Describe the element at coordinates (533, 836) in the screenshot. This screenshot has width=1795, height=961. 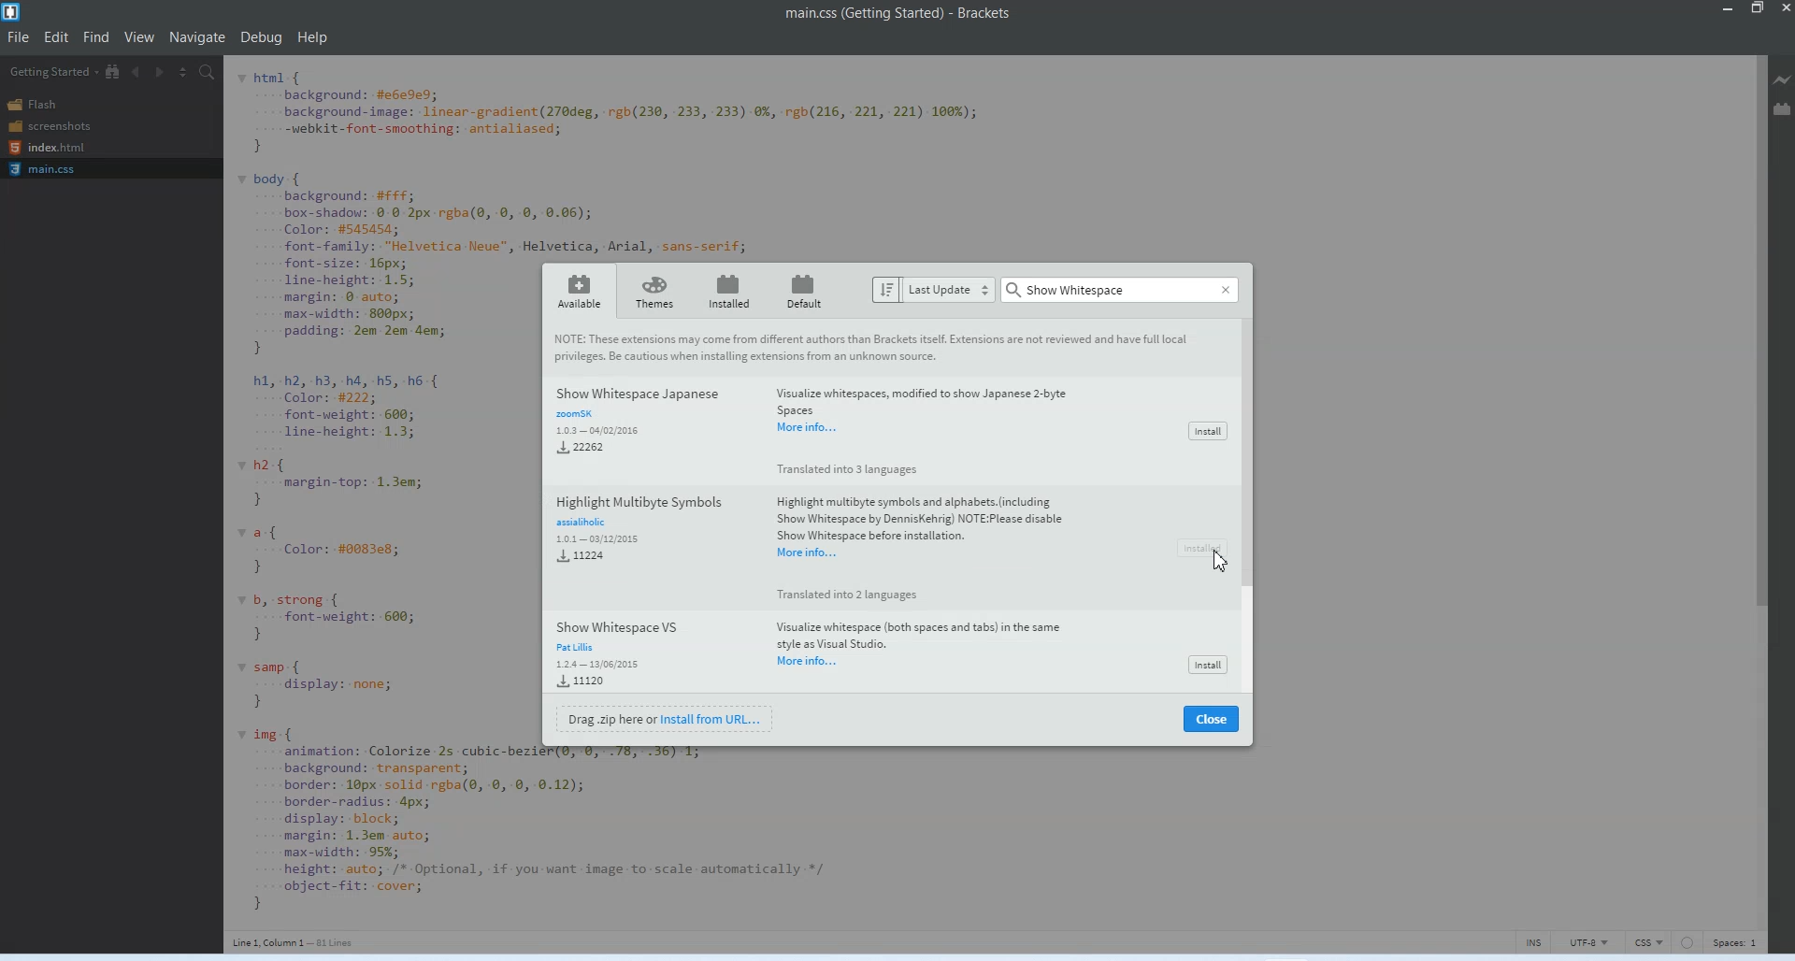
I see `Code` at that location.